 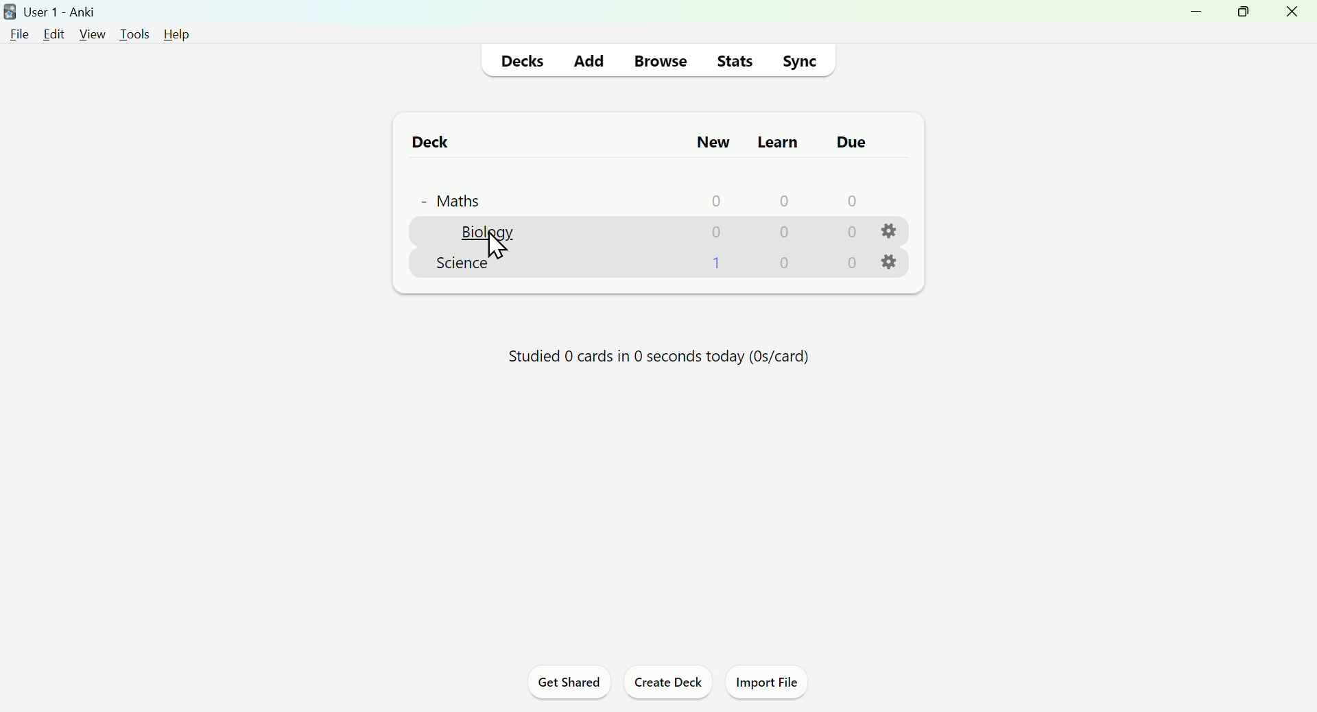 What do you see at coordinates (783, 235) in the screenshot?
I see `0` at bounding box center [783, 235].